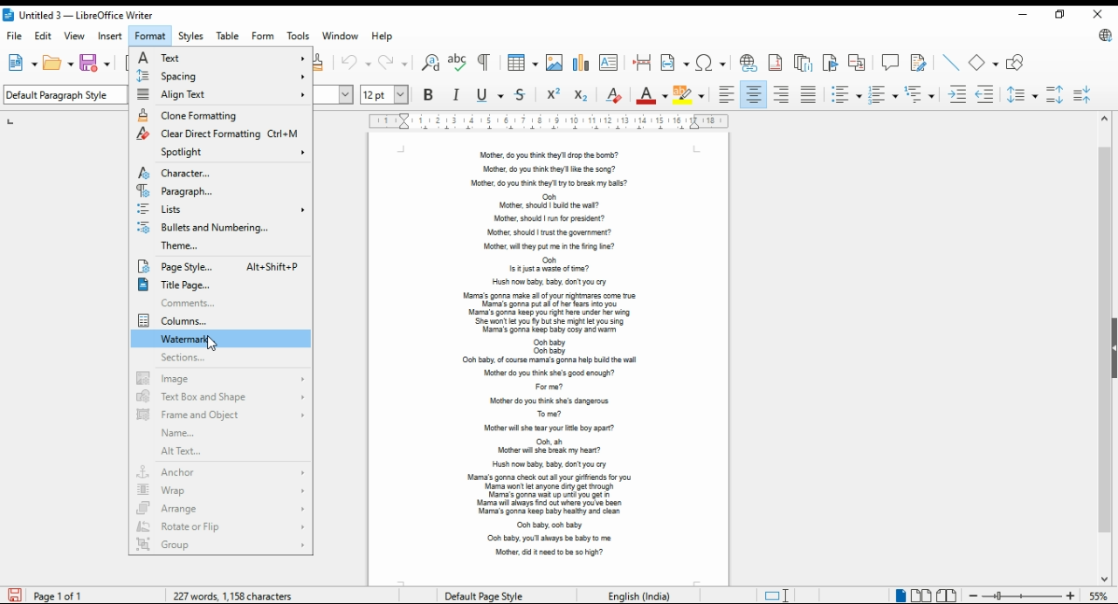  Describe the element at coordinates (882, 95) in the screenshot. I see `toggle ordered list` at that location.